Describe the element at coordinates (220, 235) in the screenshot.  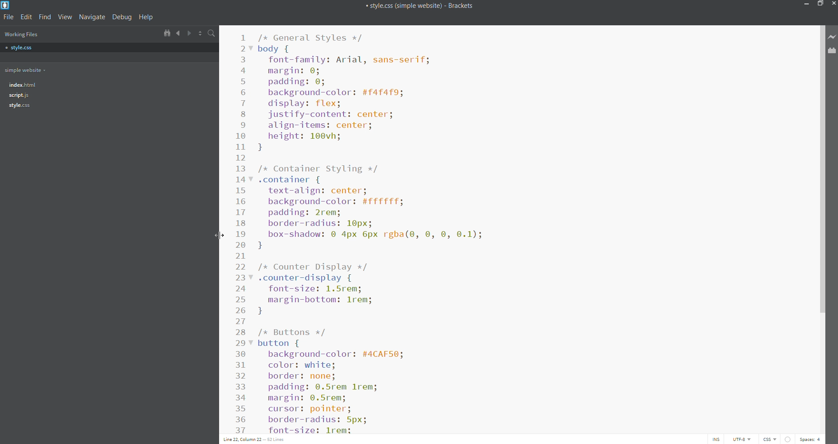
I see `cursor` at that location.